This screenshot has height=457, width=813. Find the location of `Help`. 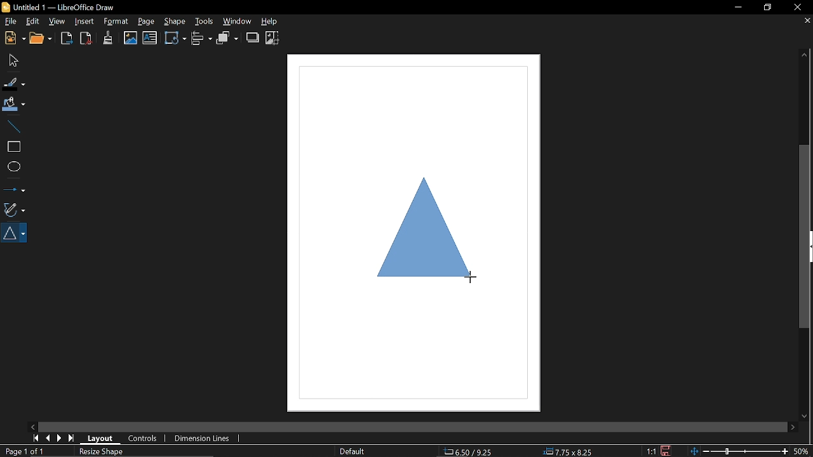

Help is located at coordinates (275, 21).